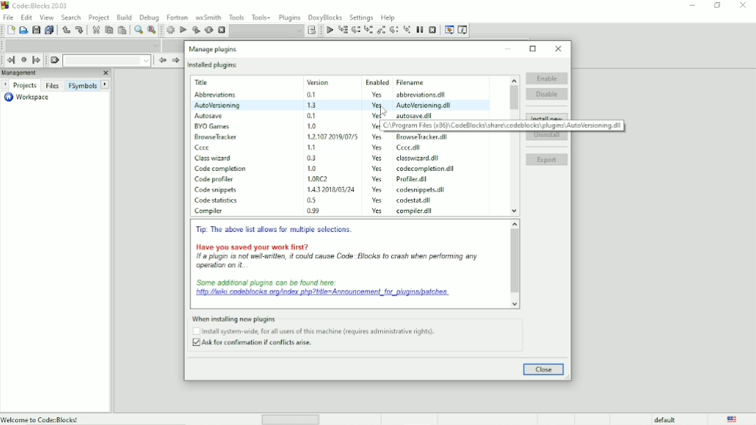 The height and width of the screenshot is (425, 756). What do you see at coordinates (79, 30) in the screenshot?
I see `Redo` at bounding box center [79, 30].